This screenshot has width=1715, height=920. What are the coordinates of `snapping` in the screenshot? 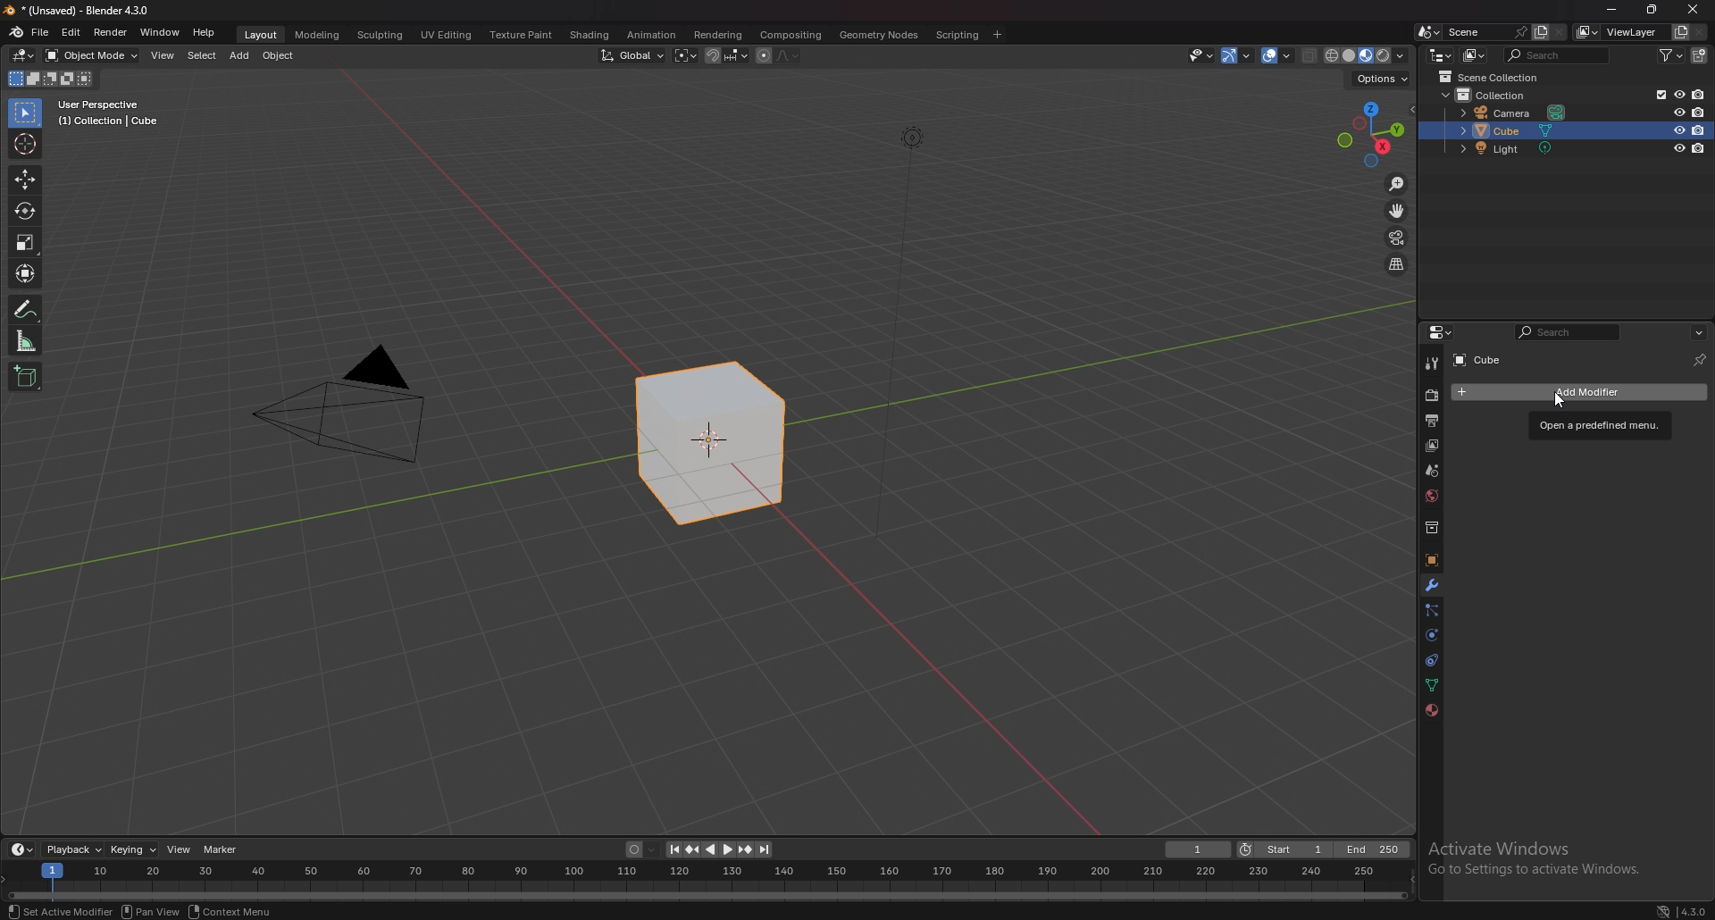 It's located at (727, 56).